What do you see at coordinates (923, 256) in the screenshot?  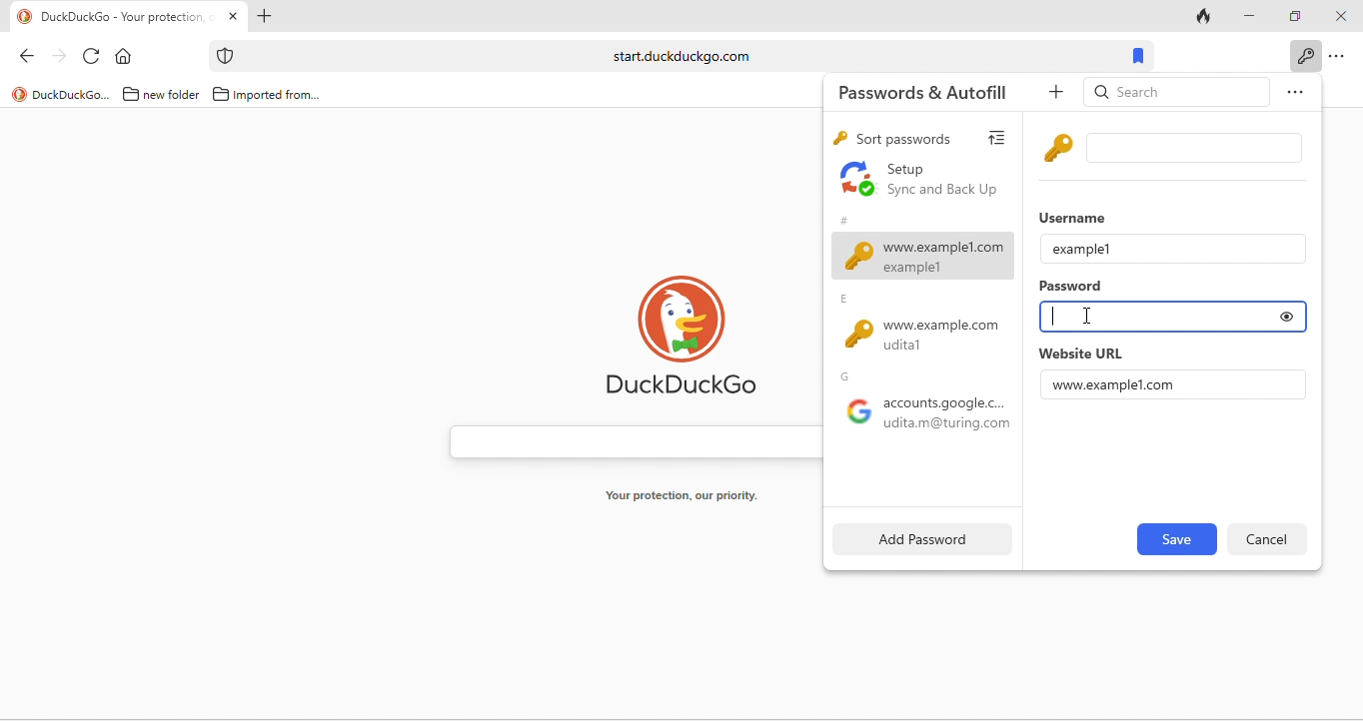 I see `www.example1.com` at bounding box center [923, 256].